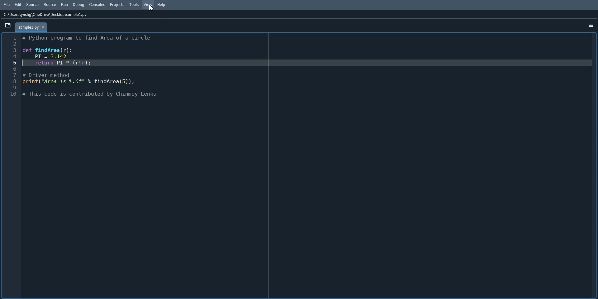 The image size is (598, 299). What do you see at coordinates (50, 4) in the screenshot?
I see `Source` at bounding box center [50, 4].